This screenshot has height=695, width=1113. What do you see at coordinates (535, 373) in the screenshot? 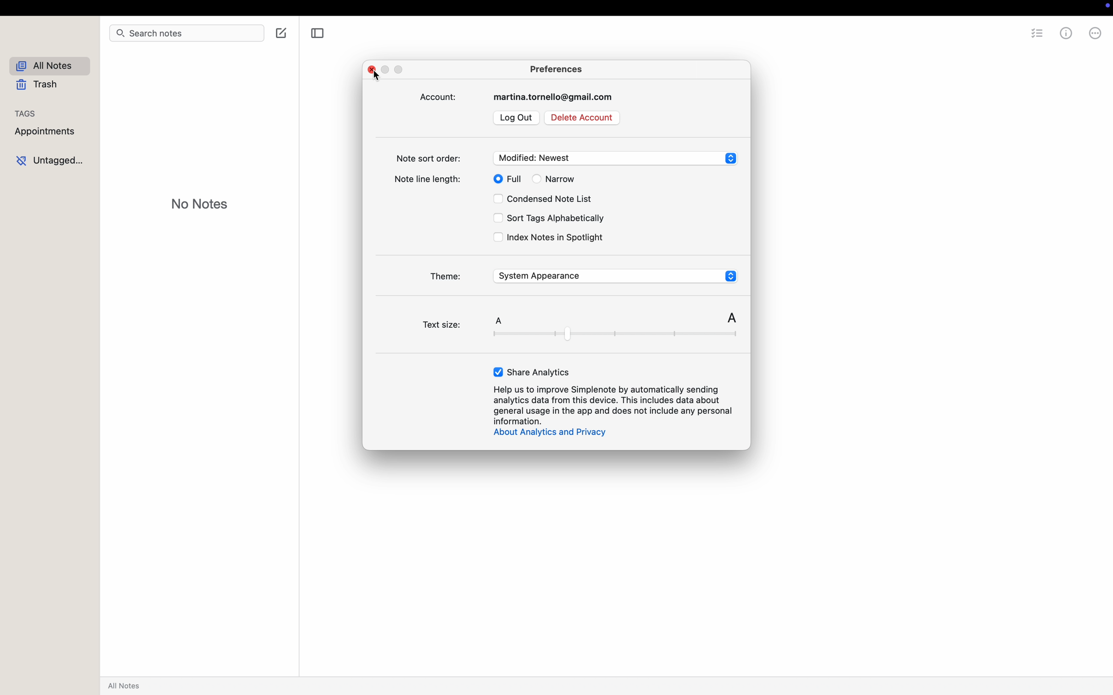
I see `enable share analytics button` at bounding box center [535, 373].